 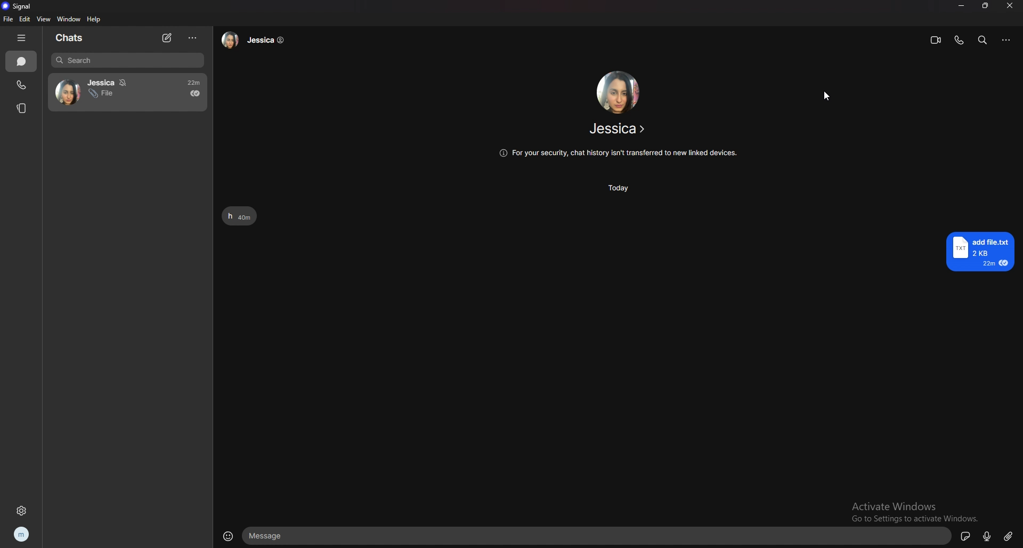 What do you see at coordinates (22, 61) in the screenshot?
I see `chats` at bounding box center [22, 61].